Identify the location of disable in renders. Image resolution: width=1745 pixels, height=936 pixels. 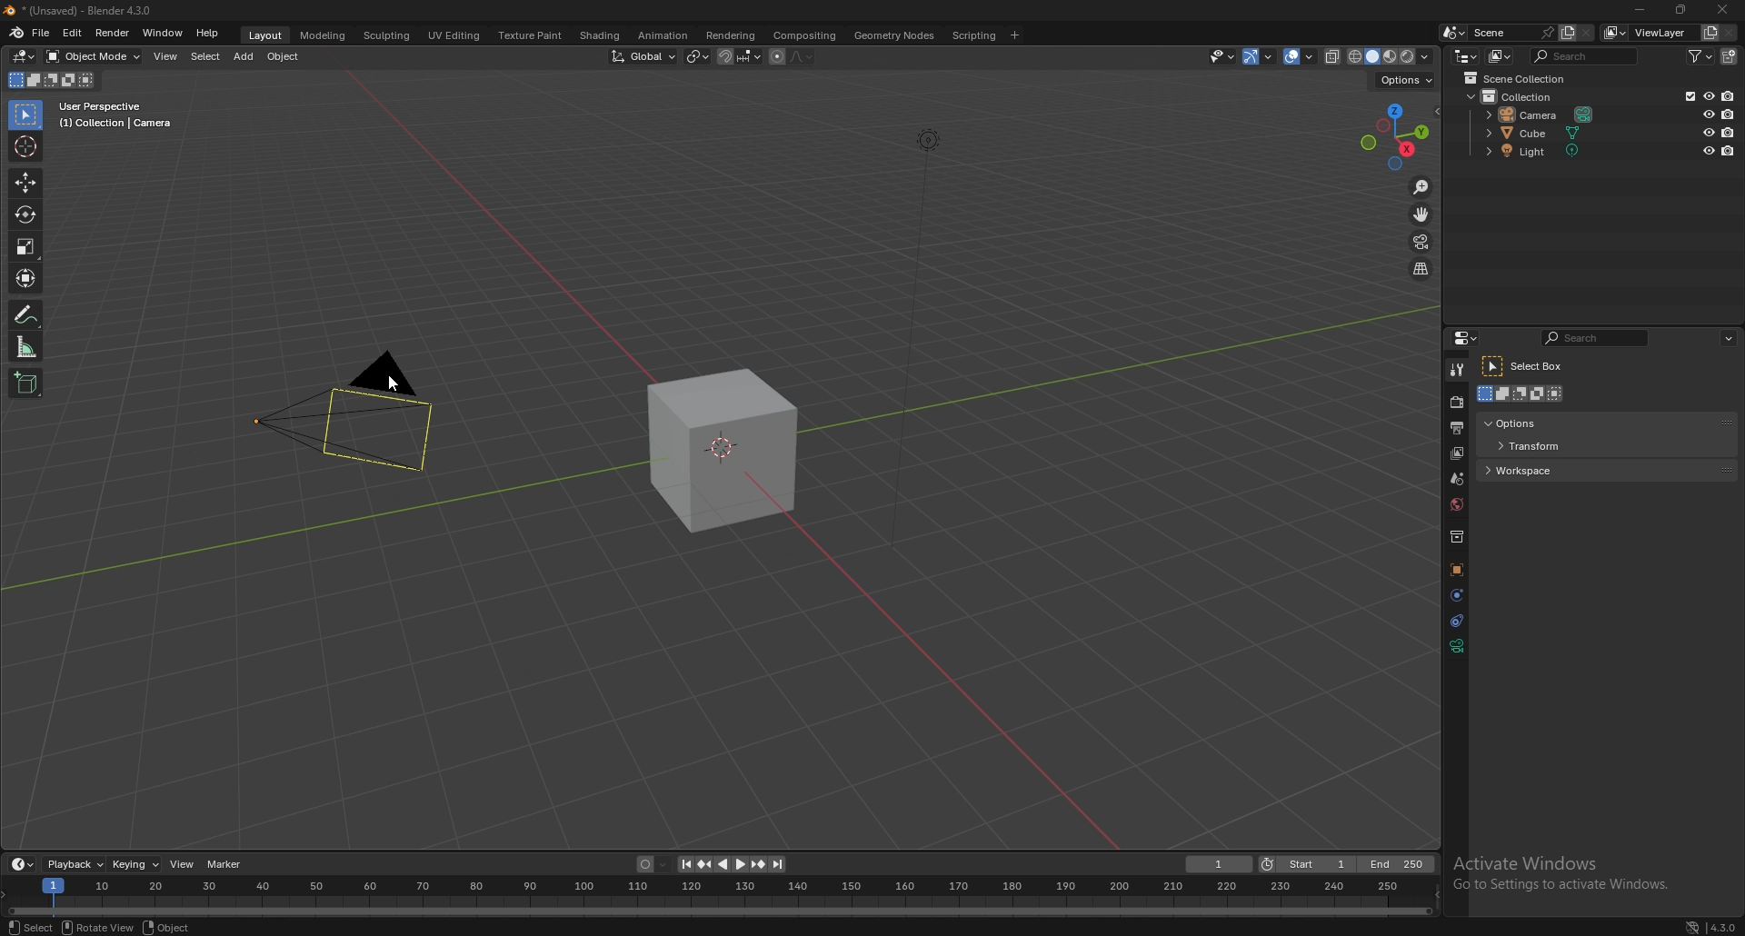
(1729, 132).